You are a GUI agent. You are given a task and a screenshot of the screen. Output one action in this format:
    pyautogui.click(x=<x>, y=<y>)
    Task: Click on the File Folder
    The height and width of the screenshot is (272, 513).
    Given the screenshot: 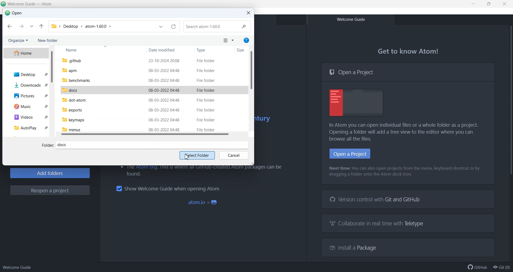 What is the action you would take?
    pyautogui.click(x=206, y=110)
    